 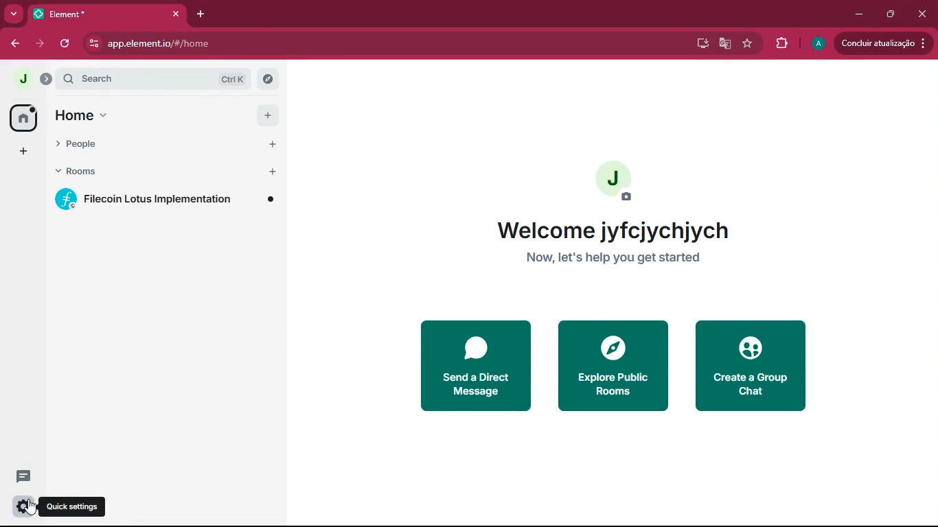 What do you see at coordinates (751, 43) in the screenshot?
I see `favourite` at bounding box center [751, 43].